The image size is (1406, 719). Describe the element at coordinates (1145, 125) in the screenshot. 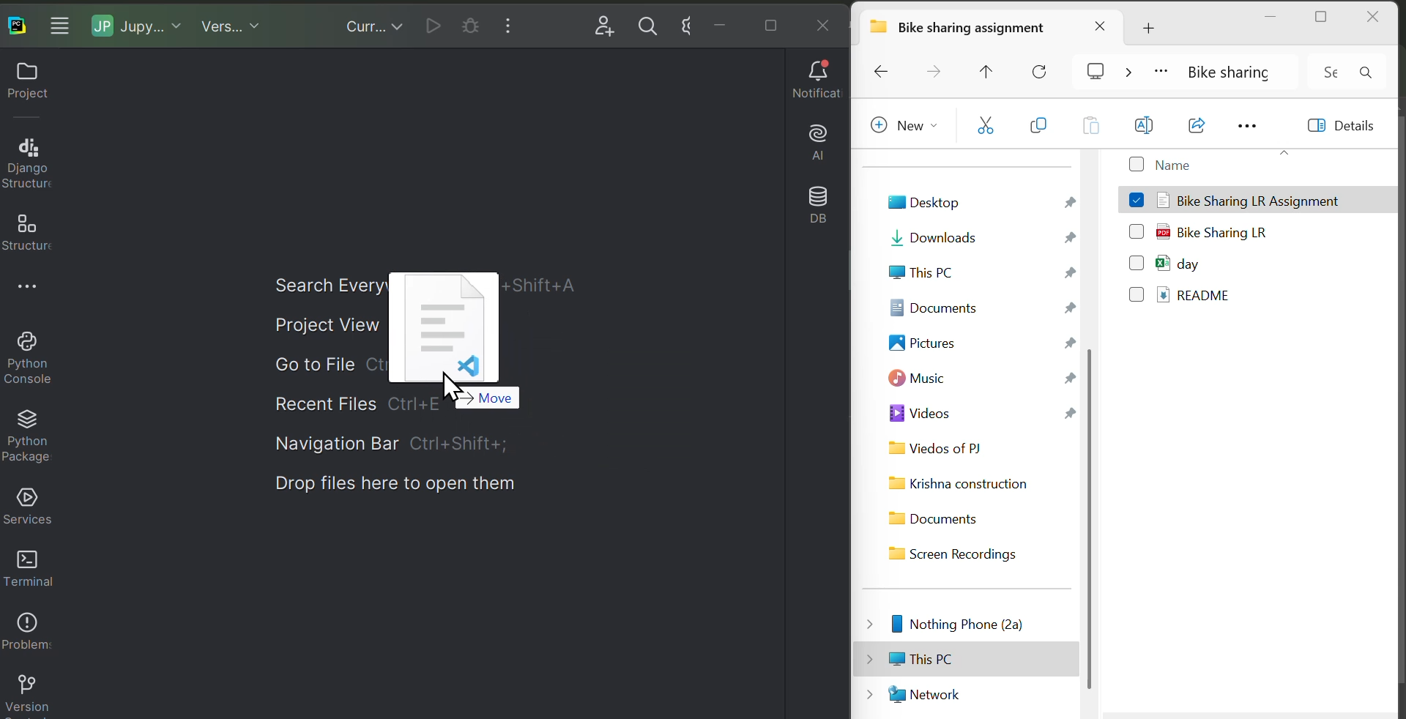

I see `Rename` at that location.